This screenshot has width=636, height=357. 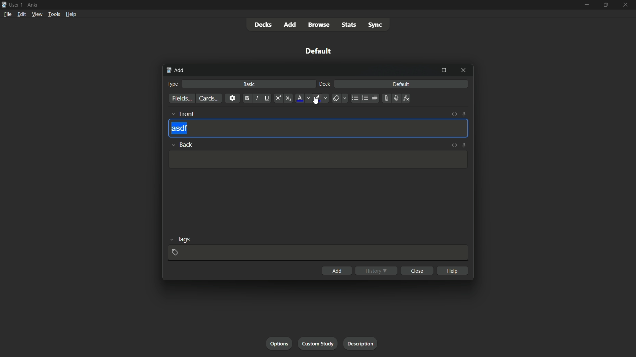 I want to click on help, so click(x=452, y=271).